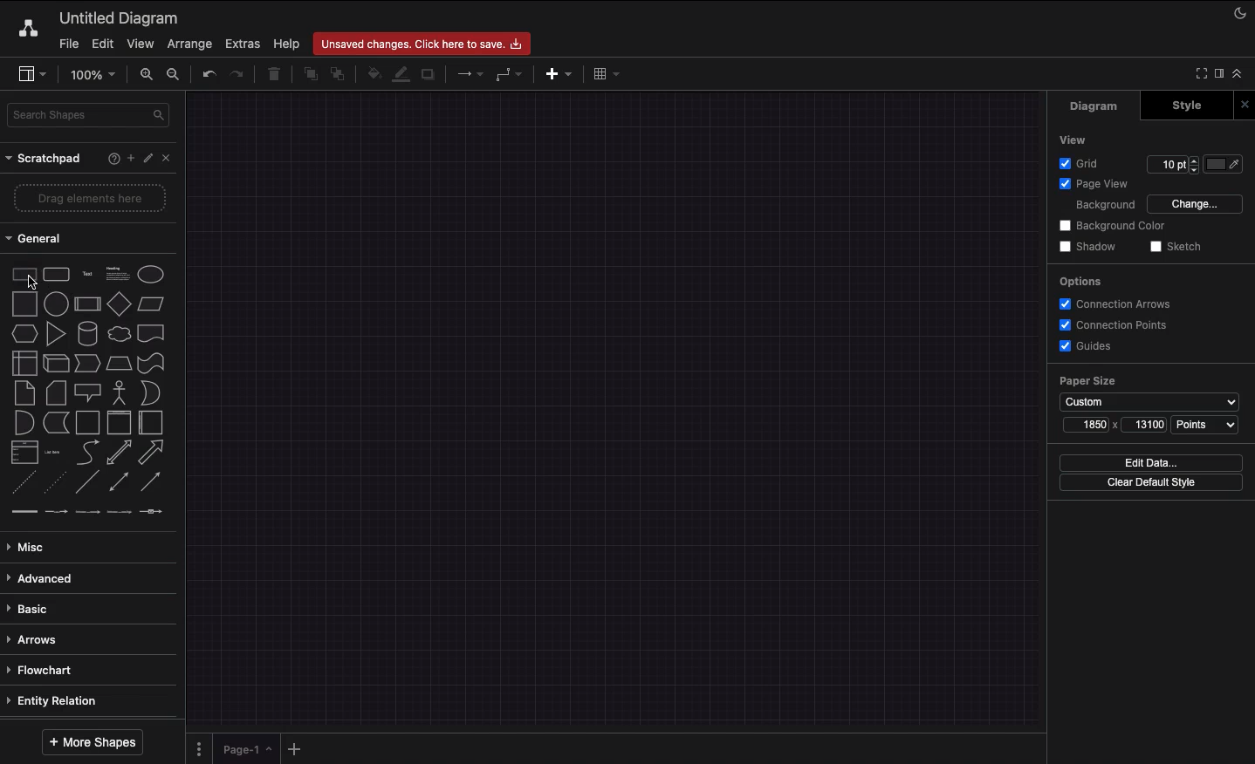  I want to click on Grid, so click(1080, 162).